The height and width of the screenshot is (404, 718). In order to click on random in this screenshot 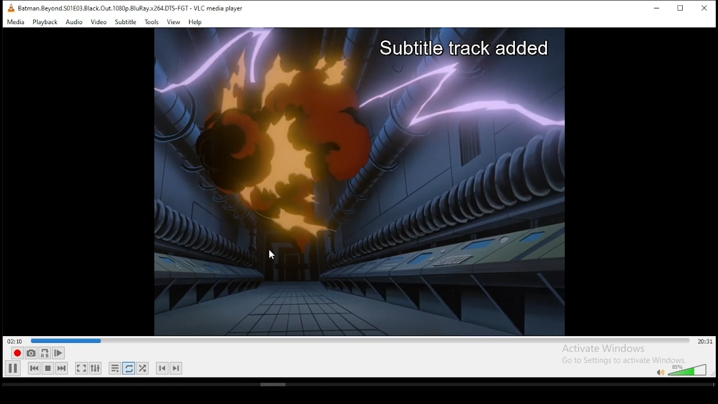, I will do `click(142, 368)`.